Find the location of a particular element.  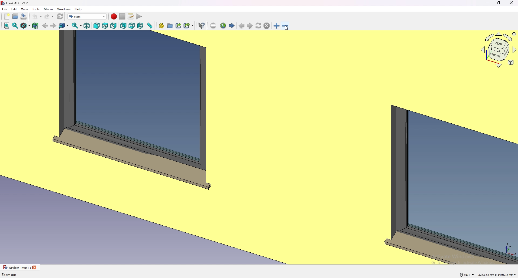

forward is located at coordinates (53, 26).